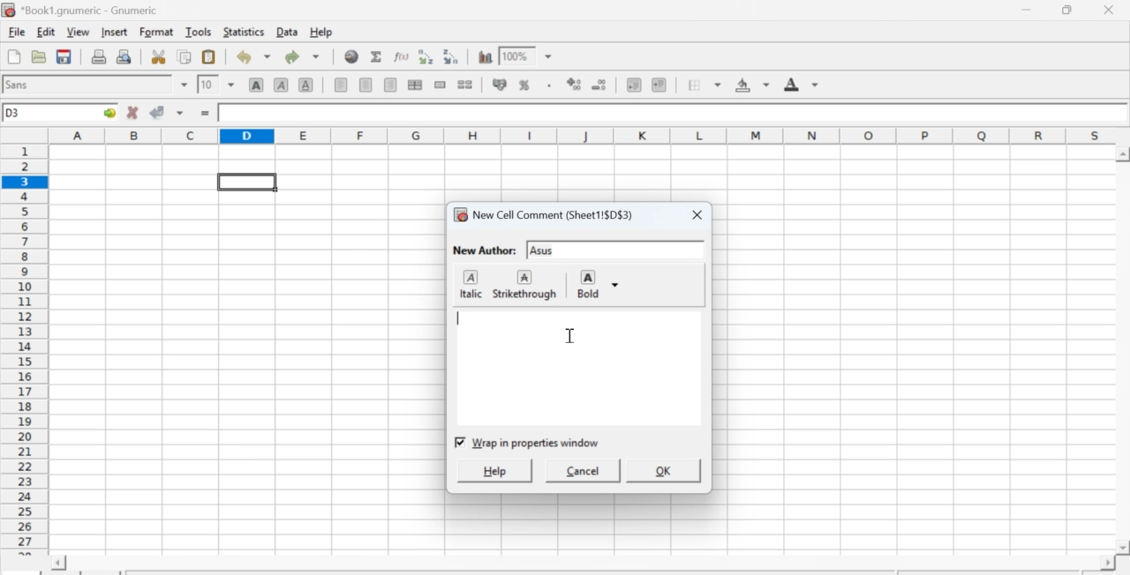 This screenshot has height=575, width=1130. What do you see at coordinates (320, 32) in the screenshot?
I see `Help` at bounding box center [320, 32].